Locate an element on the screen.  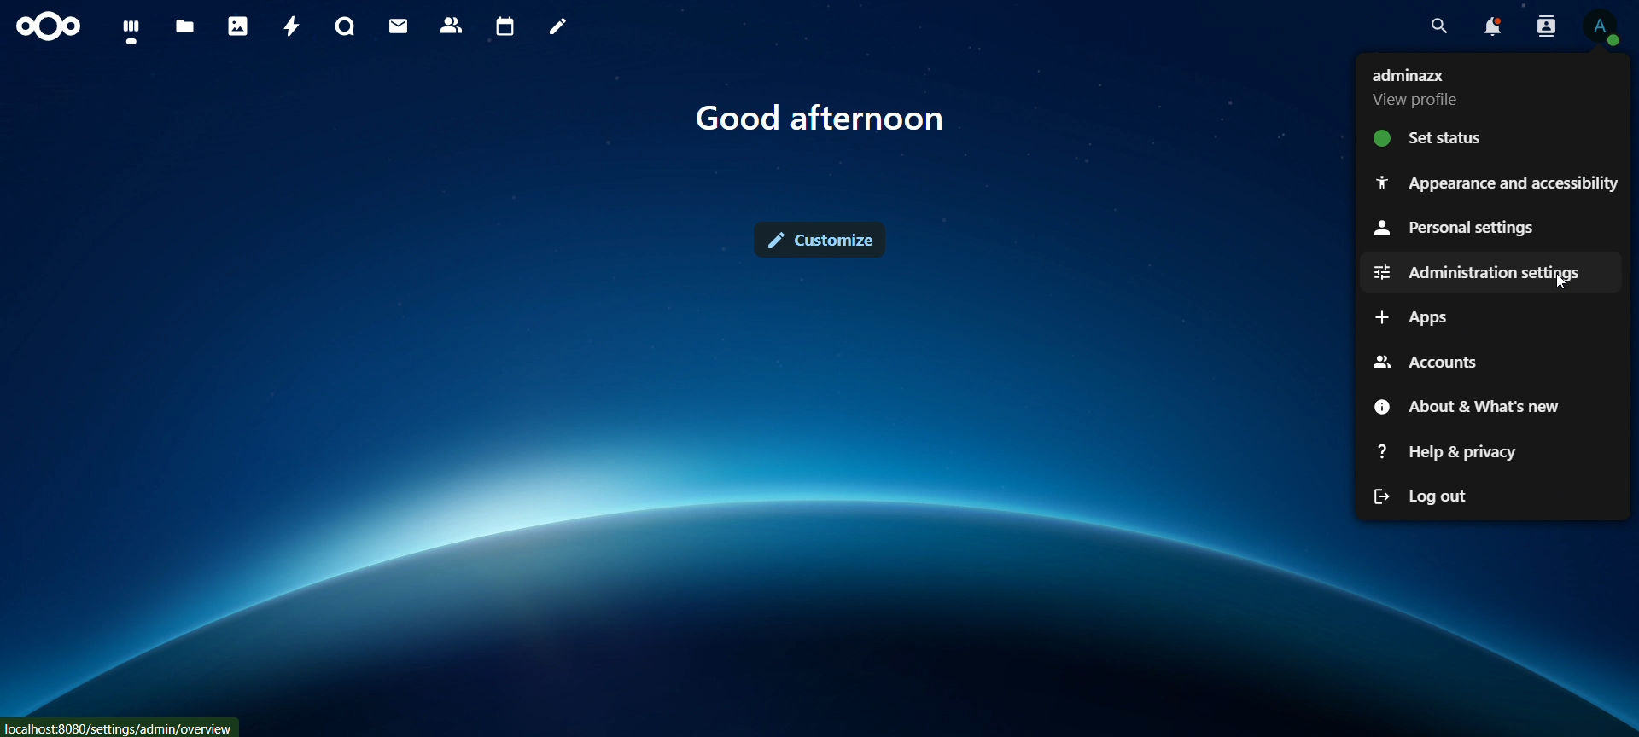
files is located at coordinates (184, 26).